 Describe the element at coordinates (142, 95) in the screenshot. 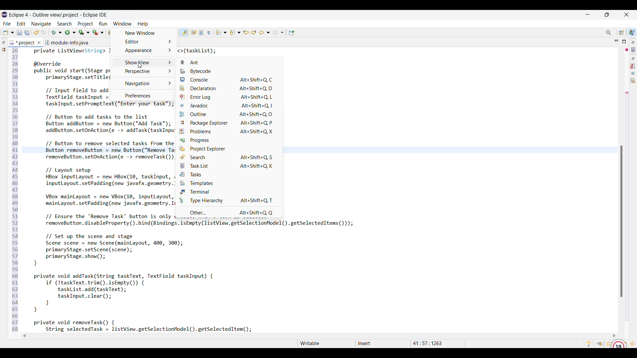

I see `Preferences` at that location.